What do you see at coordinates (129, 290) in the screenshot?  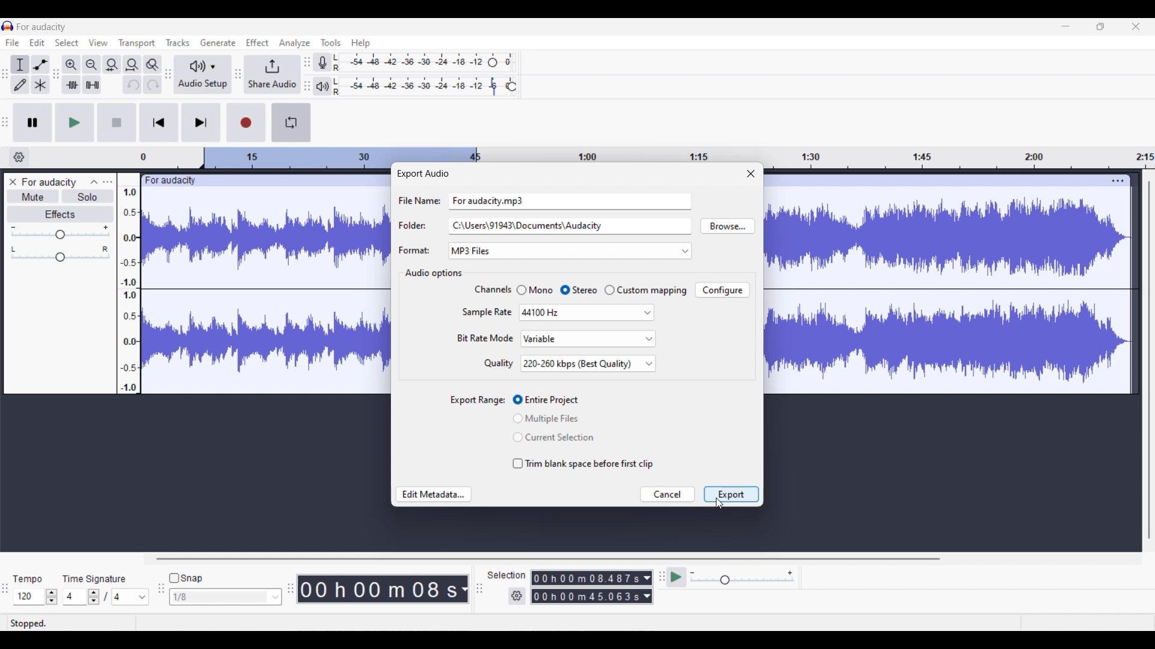 I see `Scale to measure intensty if sound` at bounding box center [129, 290].